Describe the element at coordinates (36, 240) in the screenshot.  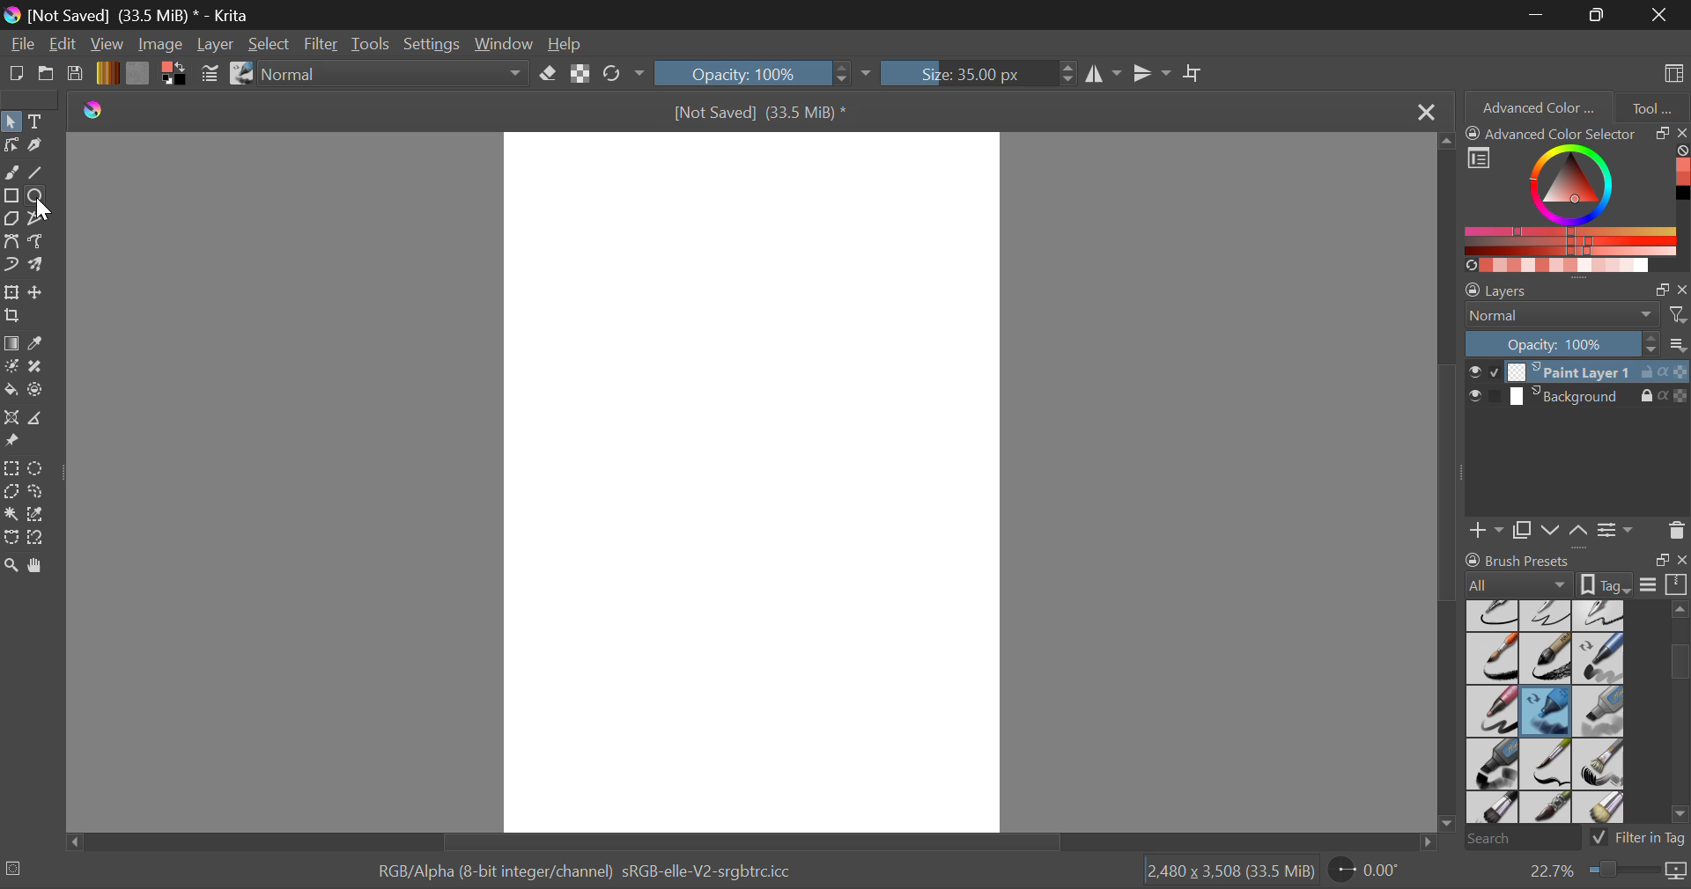
I see `Freehand Path Tool` at that location.